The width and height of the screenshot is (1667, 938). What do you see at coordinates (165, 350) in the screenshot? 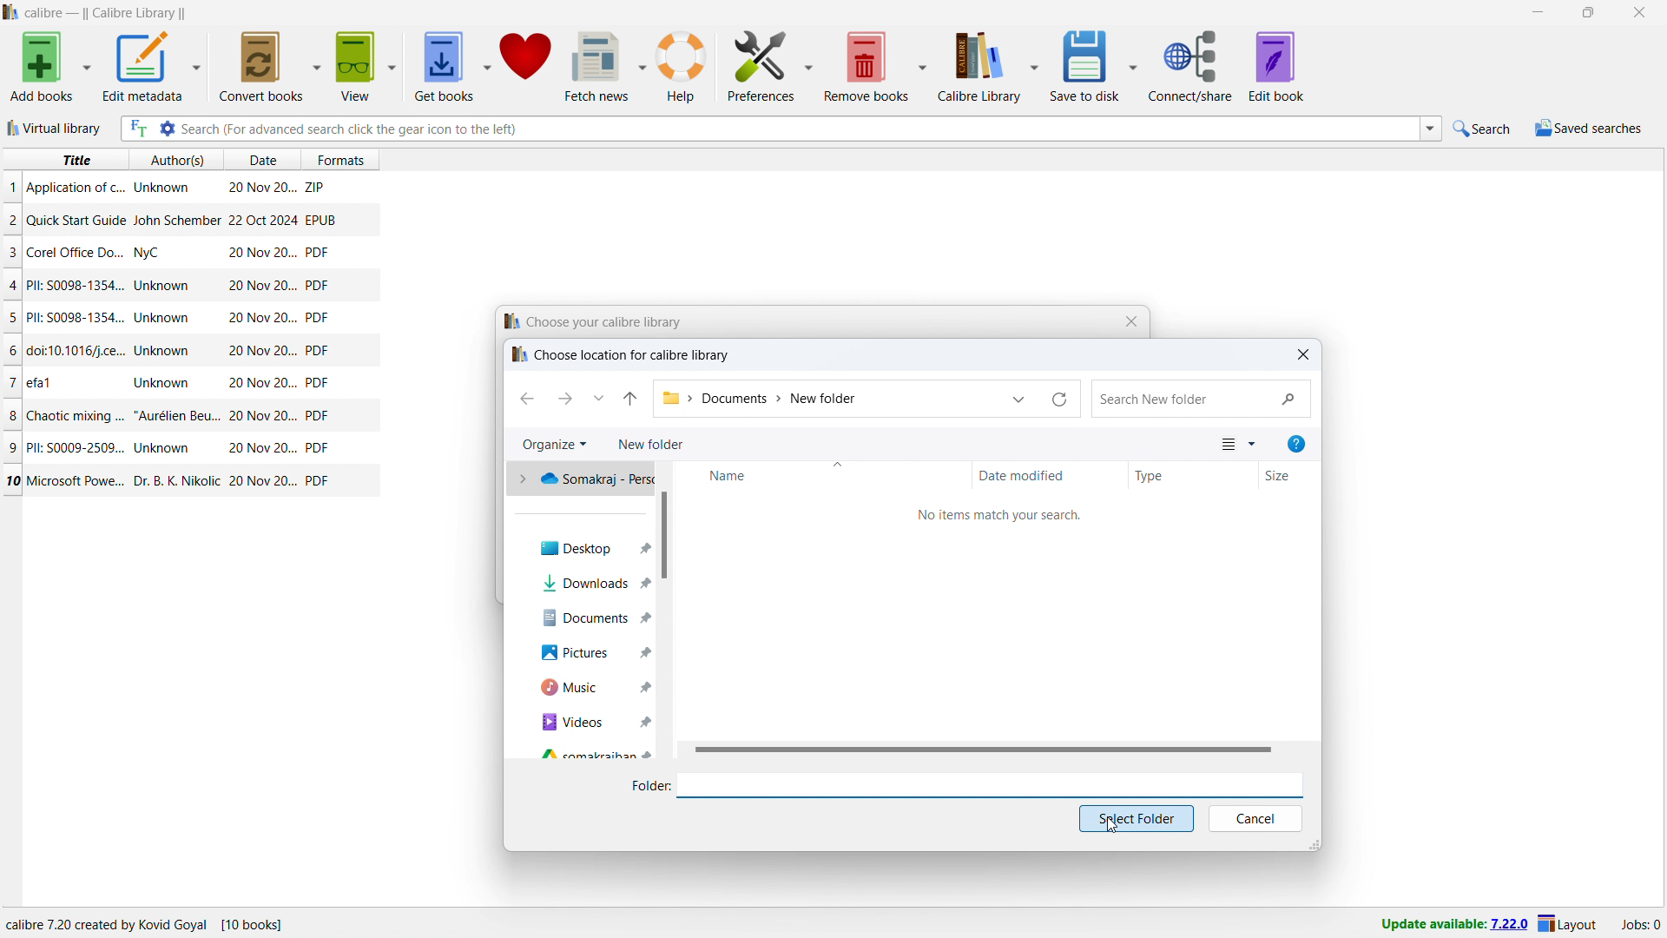
I see `Author` at bounding box center [165, 350].